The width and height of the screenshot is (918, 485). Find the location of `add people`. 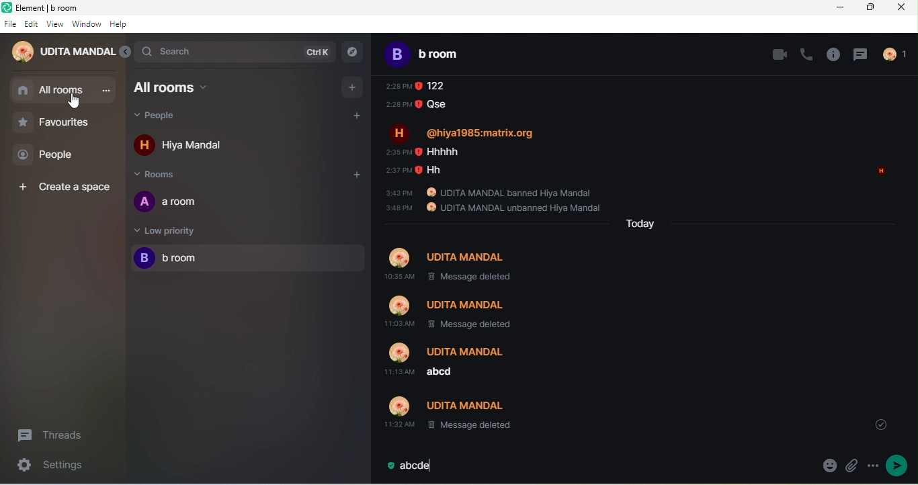

add people is located at coordinates (351, 114).